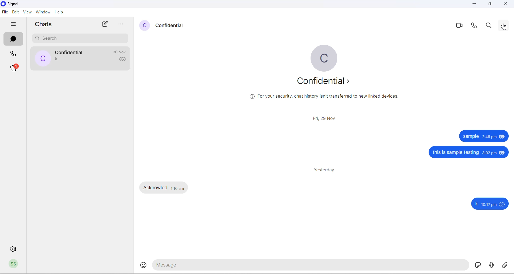 This screenshot has width=514, height=274. What do you see at coordinates (60, 61) in the screenshot?
I see `last message` at bounding box center [60, 61].